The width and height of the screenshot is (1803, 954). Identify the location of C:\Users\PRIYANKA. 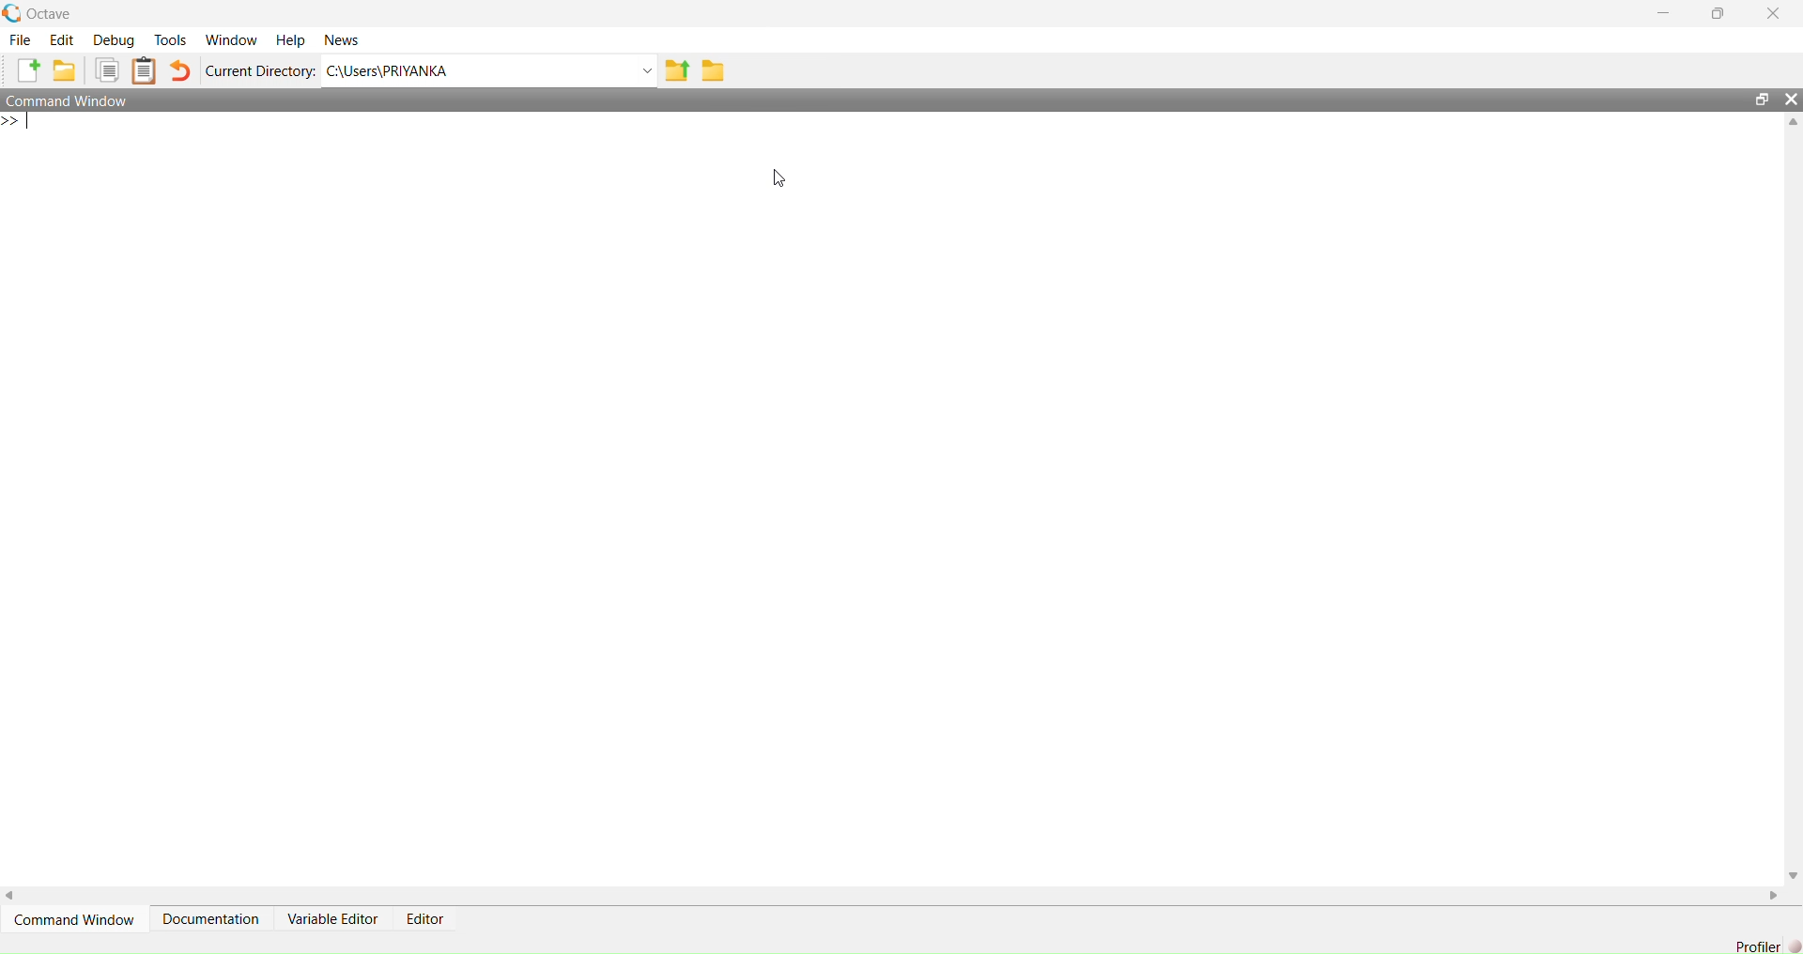
(478, 71).